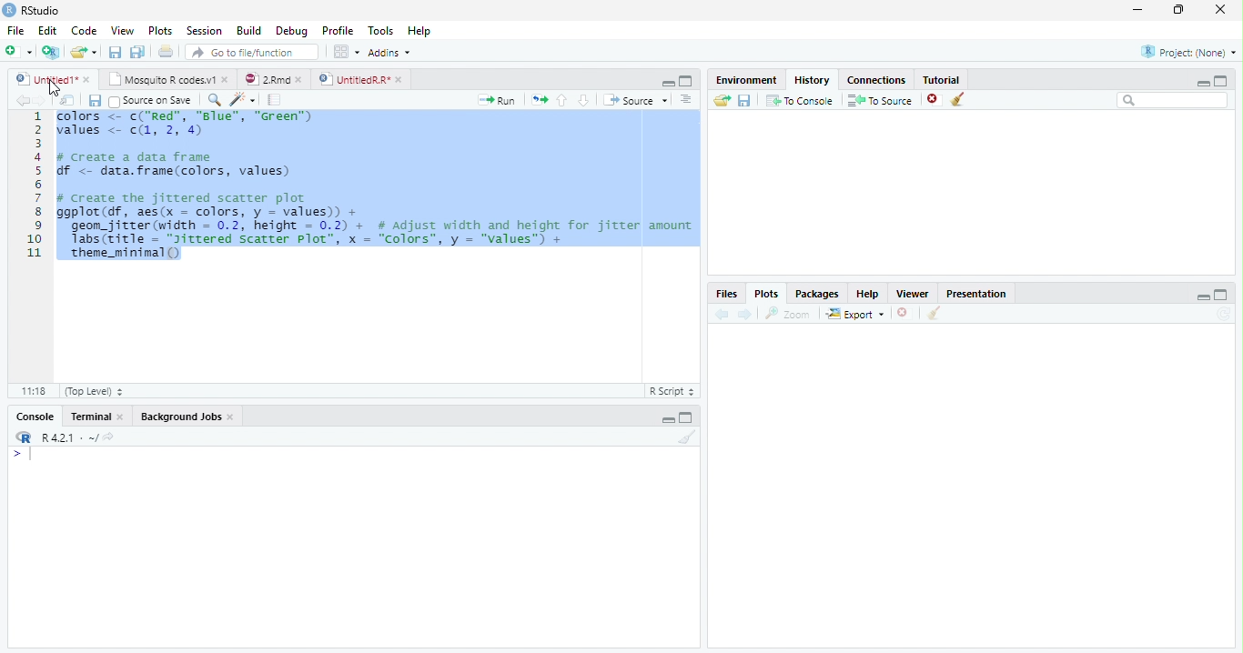  Describe the element at coordinates (727, 294) in the screenshot. I see `Files` at that location.